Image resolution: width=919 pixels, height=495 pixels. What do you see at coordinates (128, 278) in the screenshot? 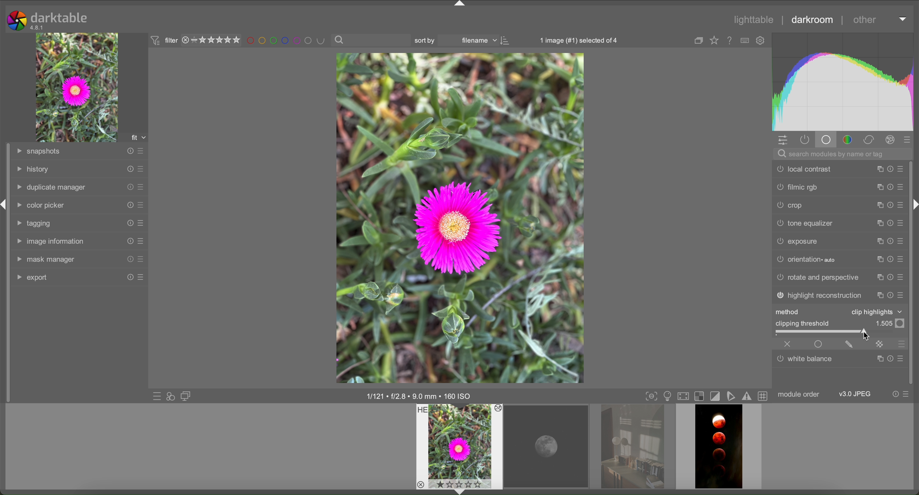
I see `reset presets` at bounding box center [128, 278].